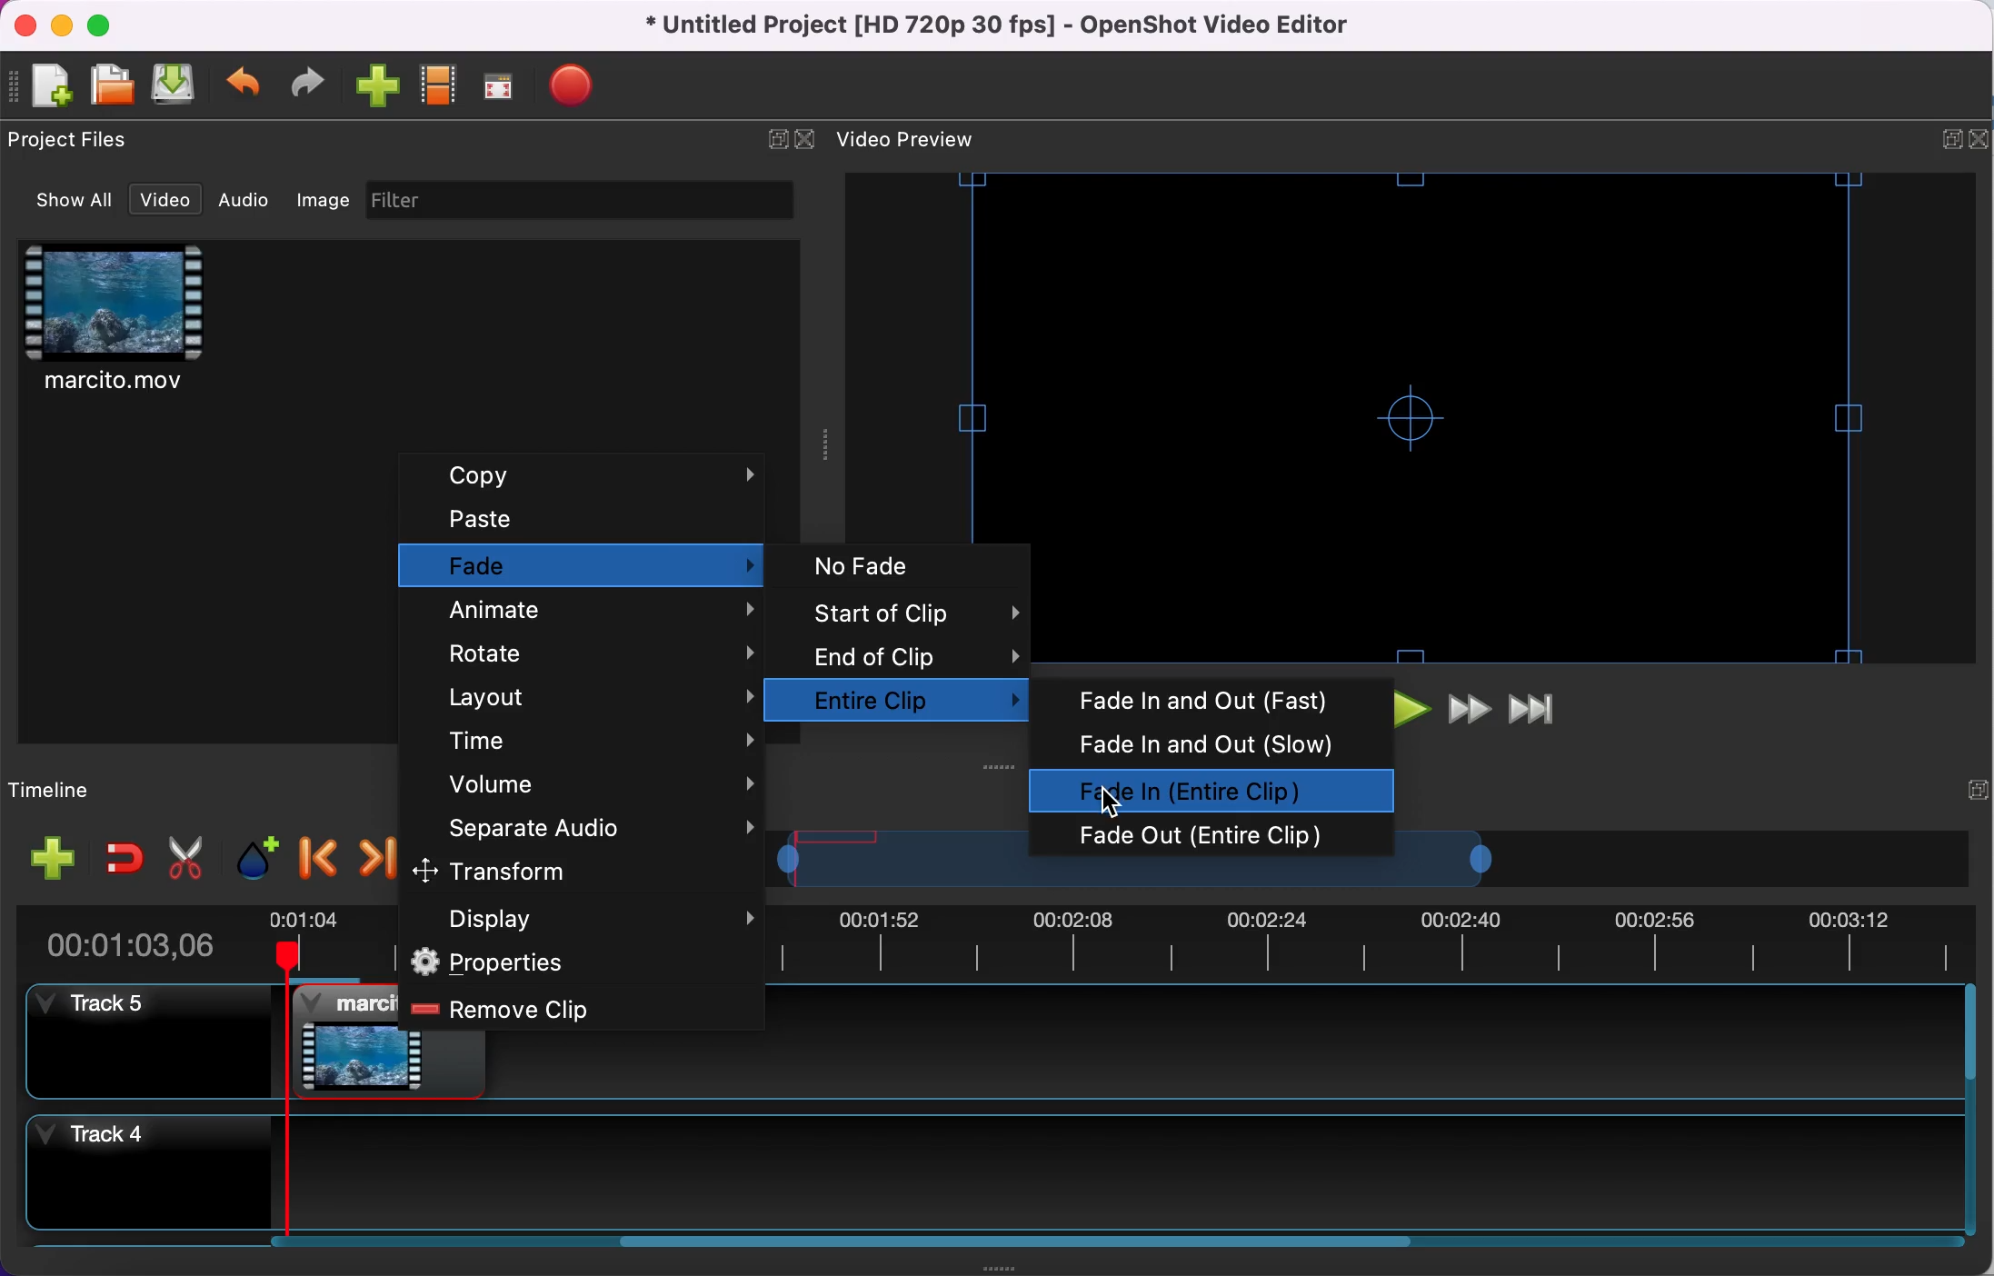 The width and height of the screenshot is (1994, 1276). What do you see at coordinates (42, 85) in the screenshot?
I see `new file` at bounding box center [42, 85].